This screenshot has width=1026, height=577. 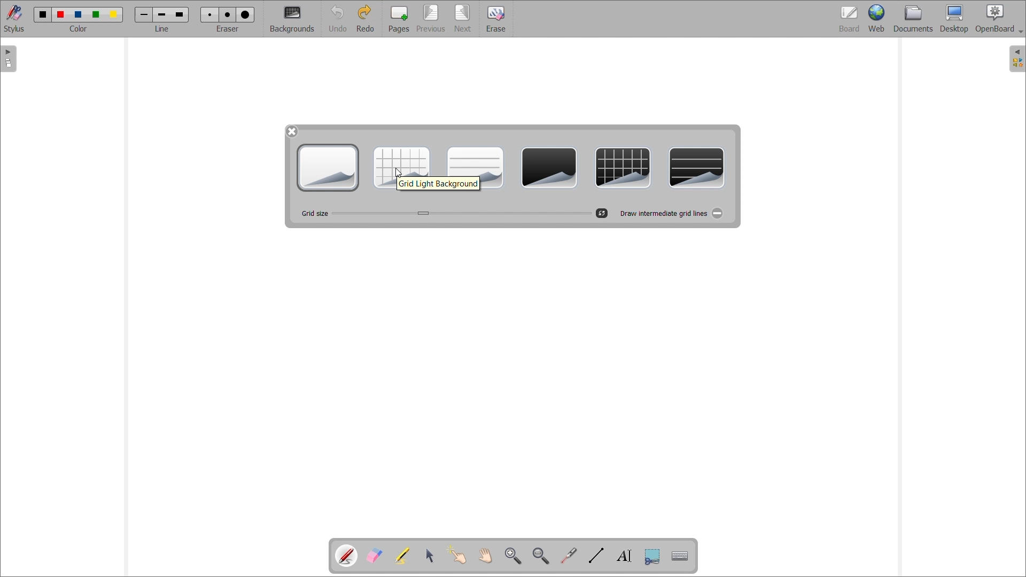 I want to click on Line thickness options to draw line, so click(x=162, y=15).